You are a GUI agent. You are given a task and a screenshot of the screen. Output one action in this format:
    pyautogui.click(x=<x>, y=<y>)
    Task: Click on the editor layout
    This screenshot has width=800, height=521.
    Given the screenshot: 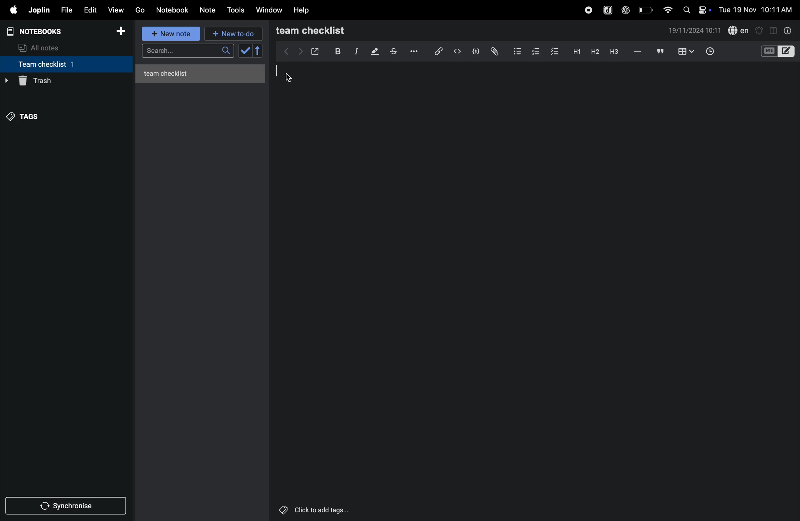 What is the action you would take?
    pyautogui.click(x=787, y=51)
    